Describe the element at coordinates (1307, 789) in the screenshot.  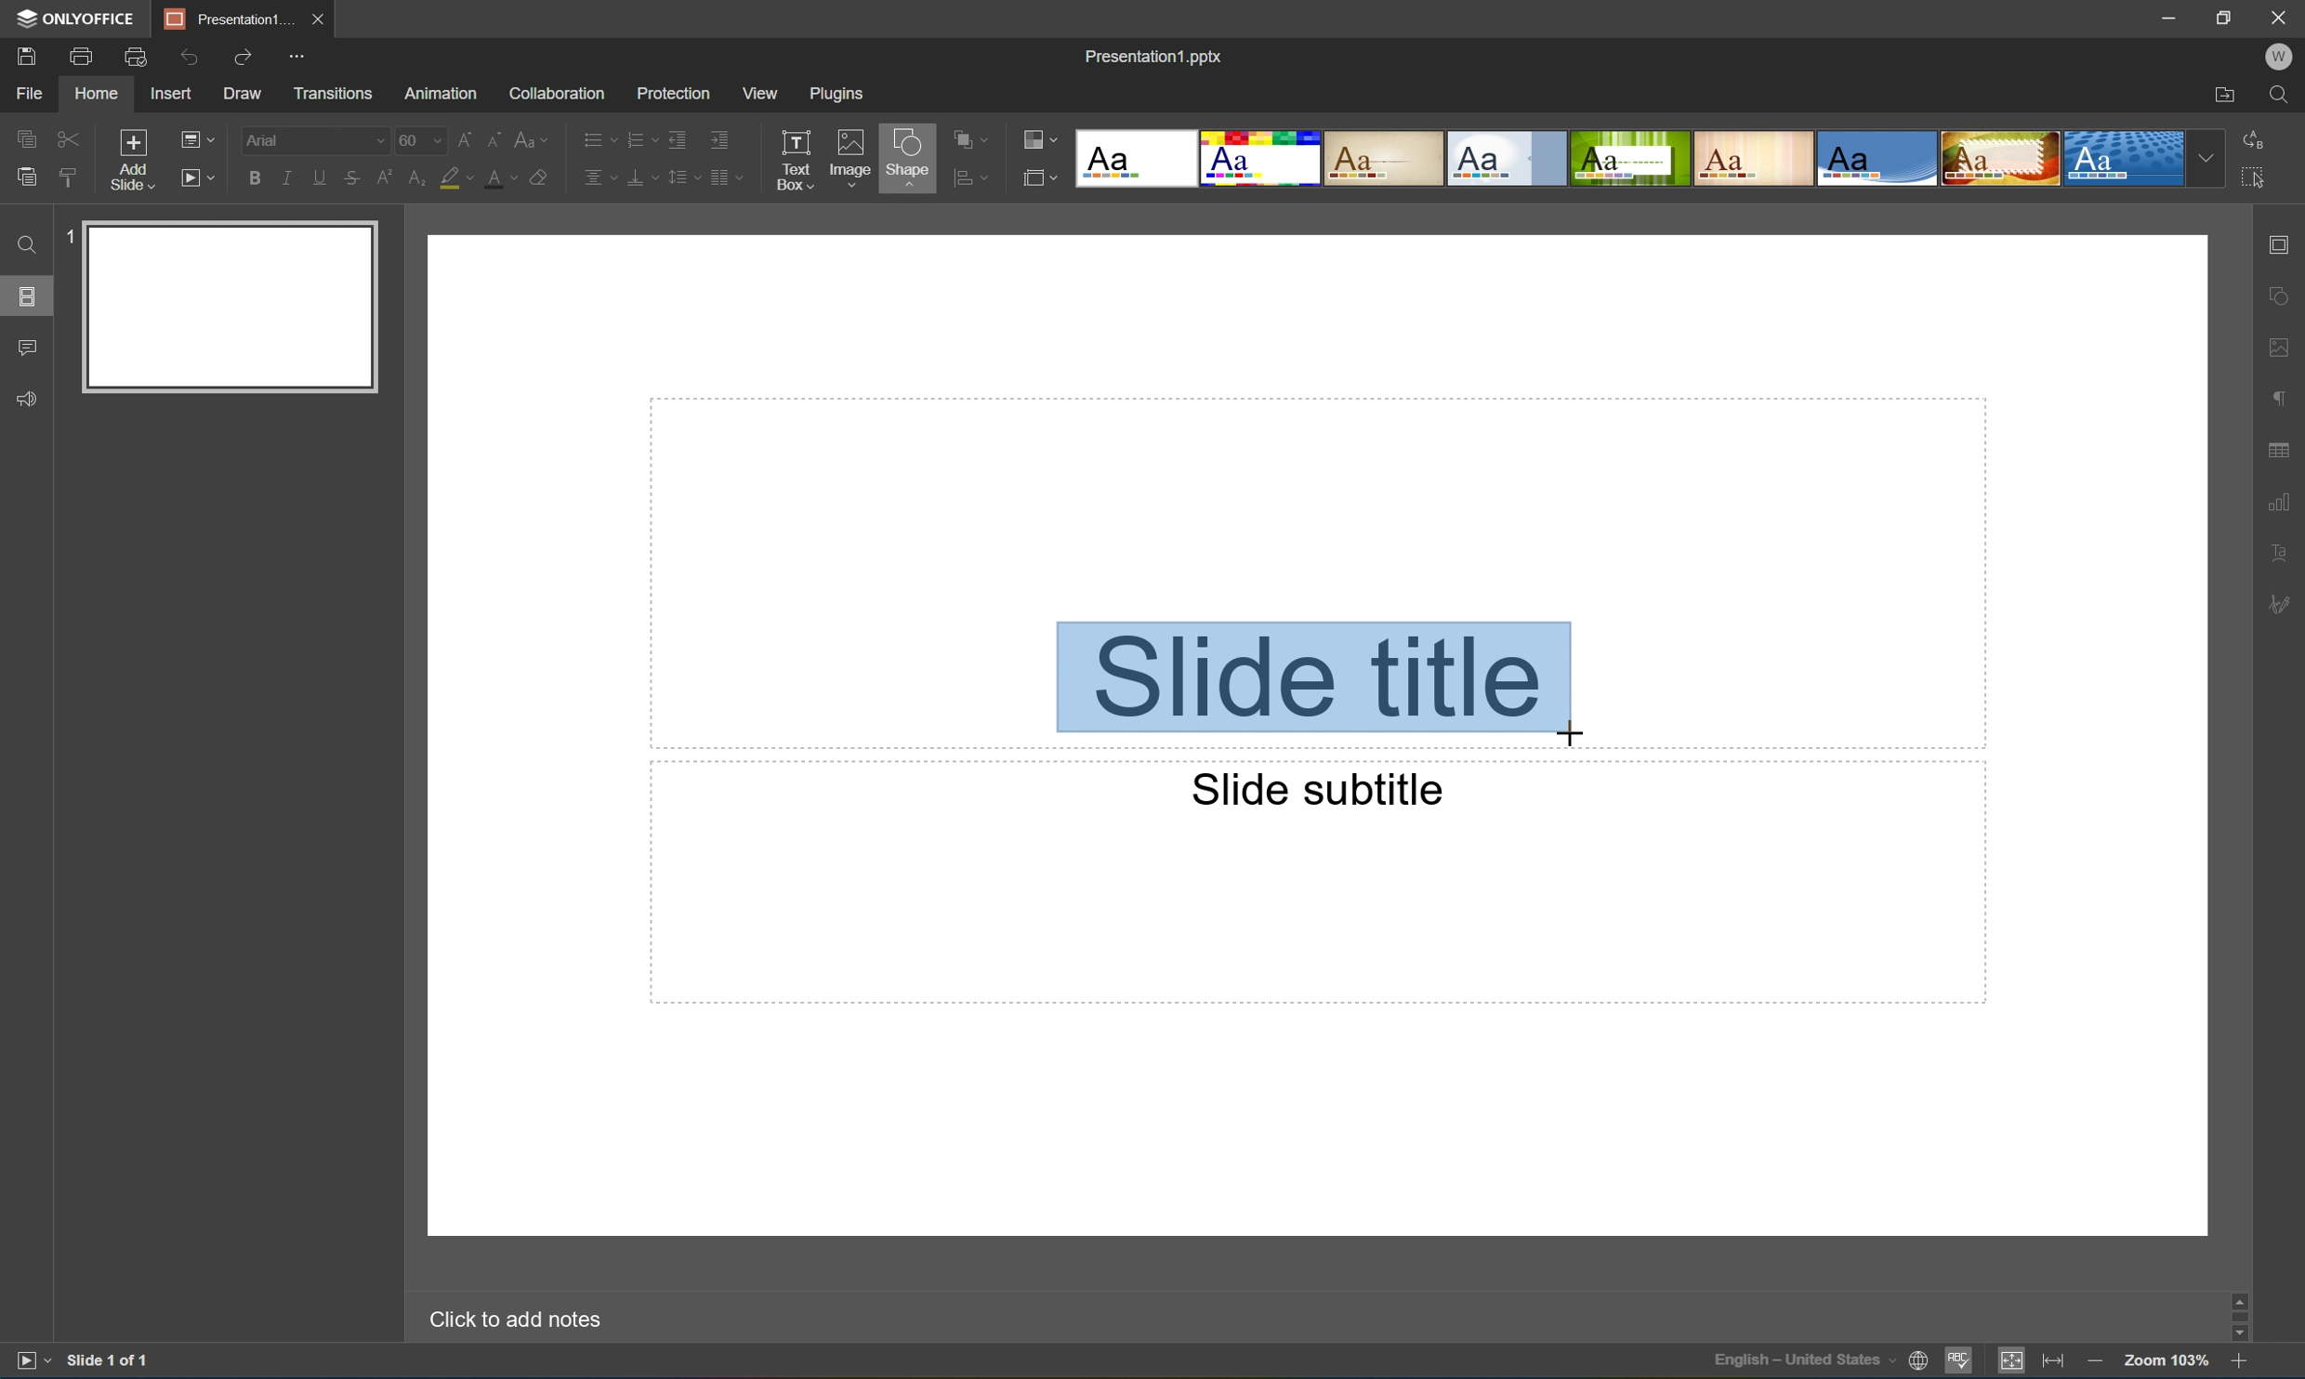
I see `slide subtitle` at that location.